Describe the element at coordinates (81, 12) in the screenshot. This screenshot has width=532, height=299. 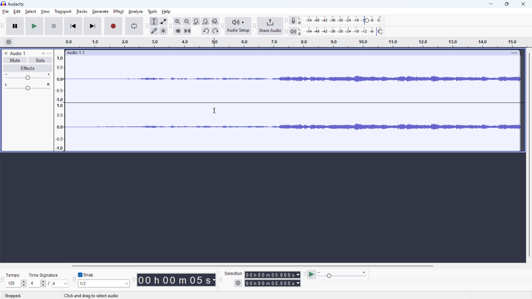
I see `tracks` at that location.